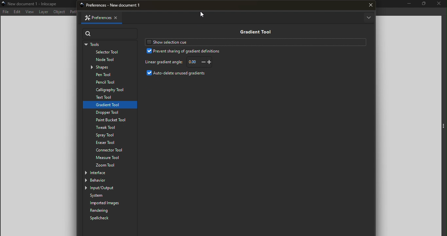 The image size is (447, 236). I want to click on gradient tool, so click(109, 105).